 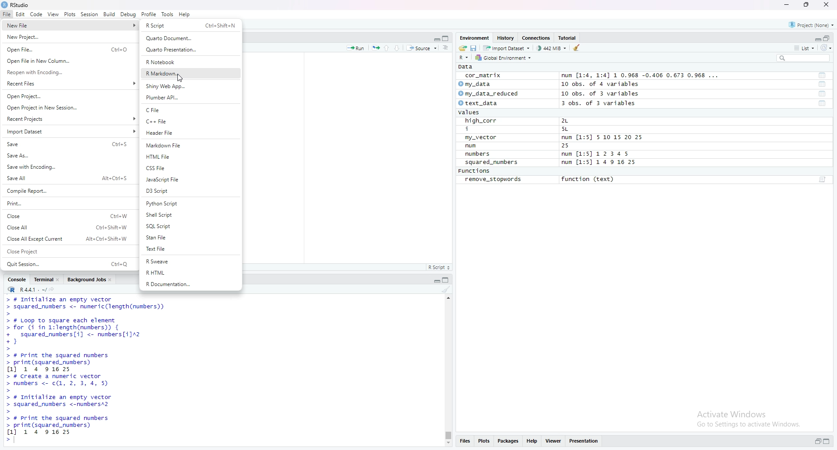 What do you see at coordinates (59, 37) in the screenshot?
I see `New Project.` at bounding box center [59, 37].